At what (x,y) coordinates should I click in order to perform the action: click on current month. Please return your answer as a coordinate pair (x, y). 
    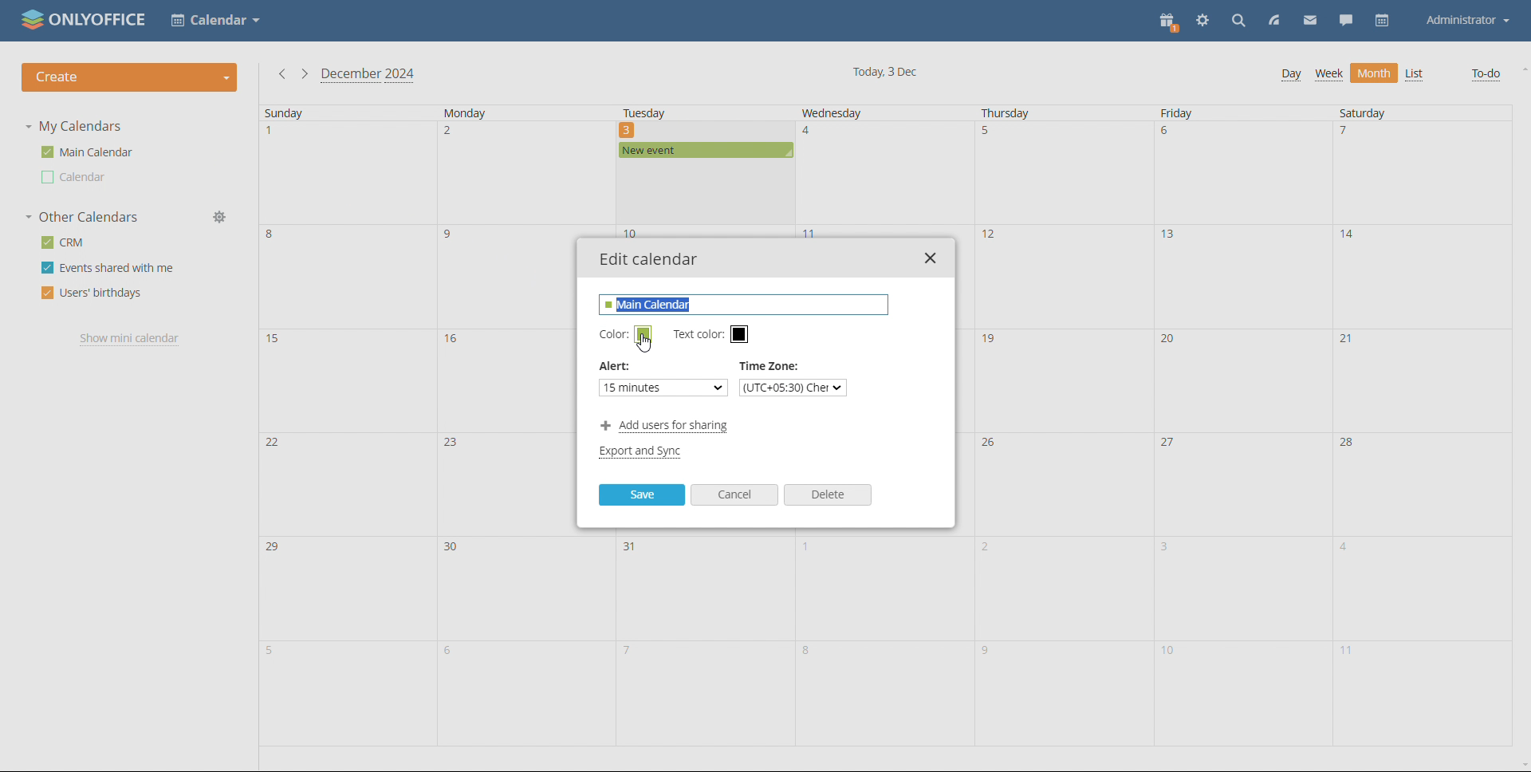
    Looking at the image, I should click on (368, 76).